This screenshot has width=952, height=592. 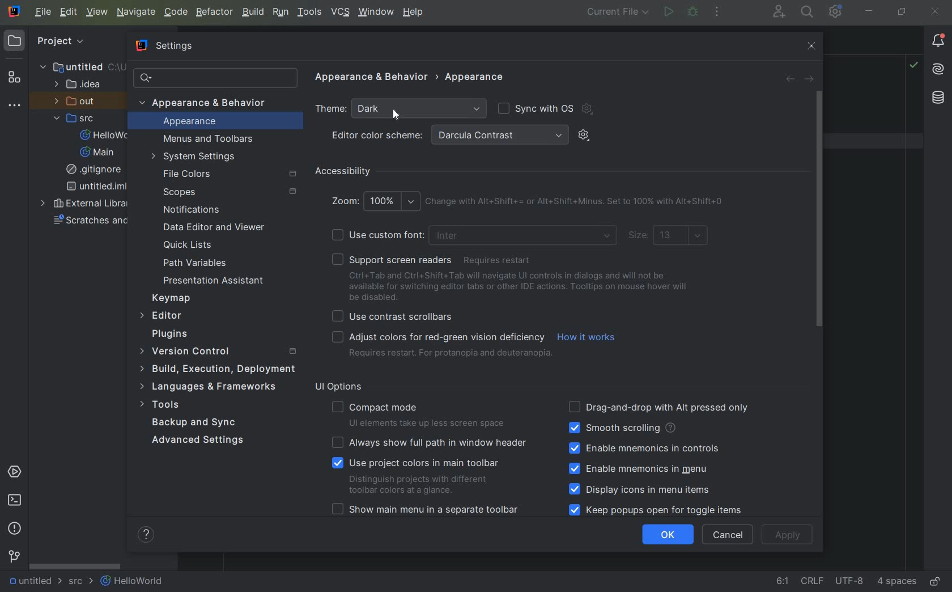 What do you see at coordinates (97, 13) in the screenshot?
I see `VIEW` at bounding box center [97, 13].